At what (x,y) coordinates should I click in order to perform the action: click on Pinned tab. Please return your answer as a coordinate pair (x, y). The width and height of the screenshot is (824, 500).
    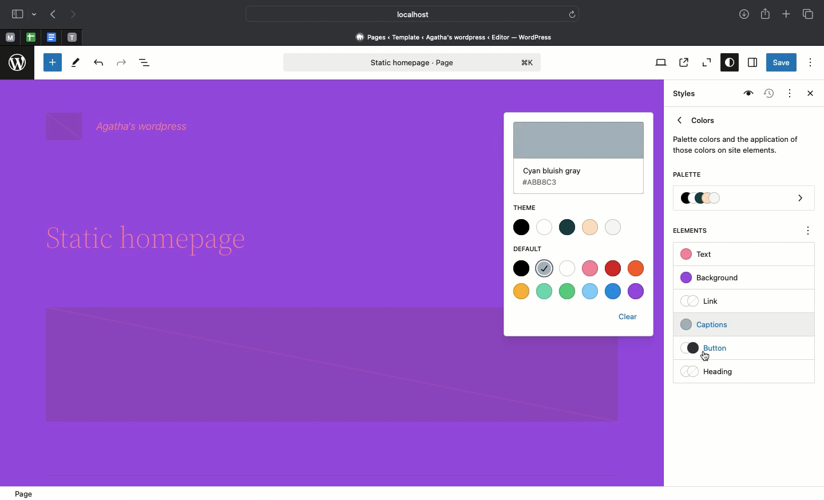
    Looking at the image, I should click on (53, 38).